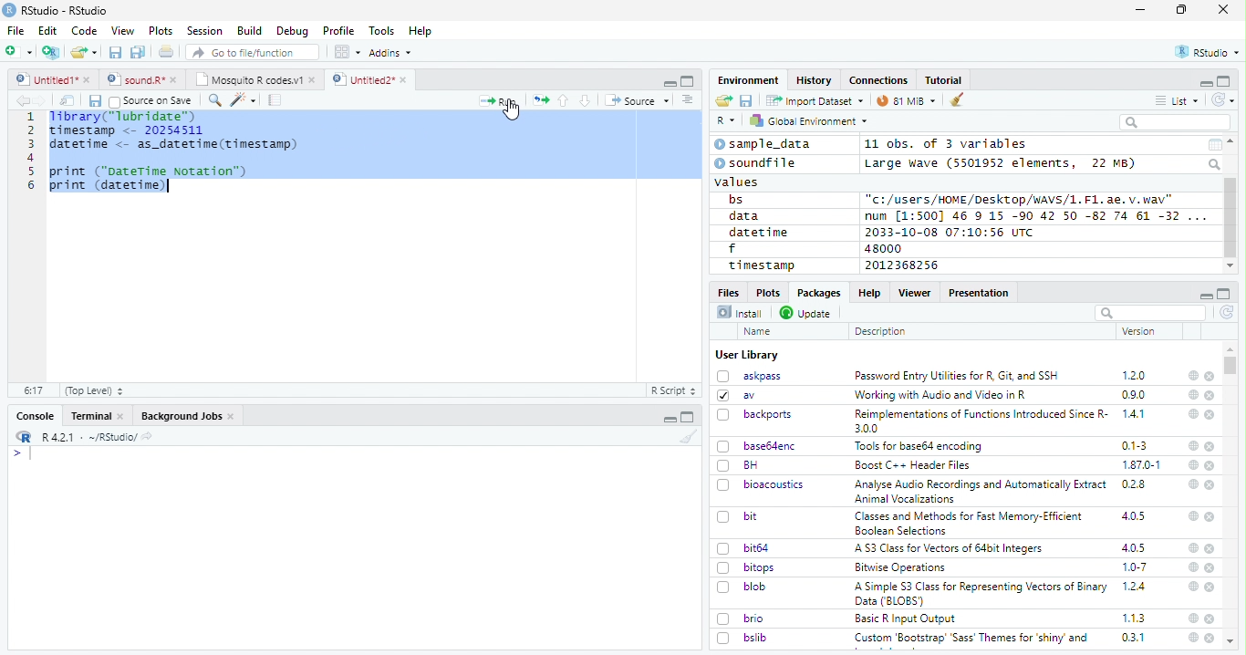  I want to click on scroll up, so click(1232, 141).